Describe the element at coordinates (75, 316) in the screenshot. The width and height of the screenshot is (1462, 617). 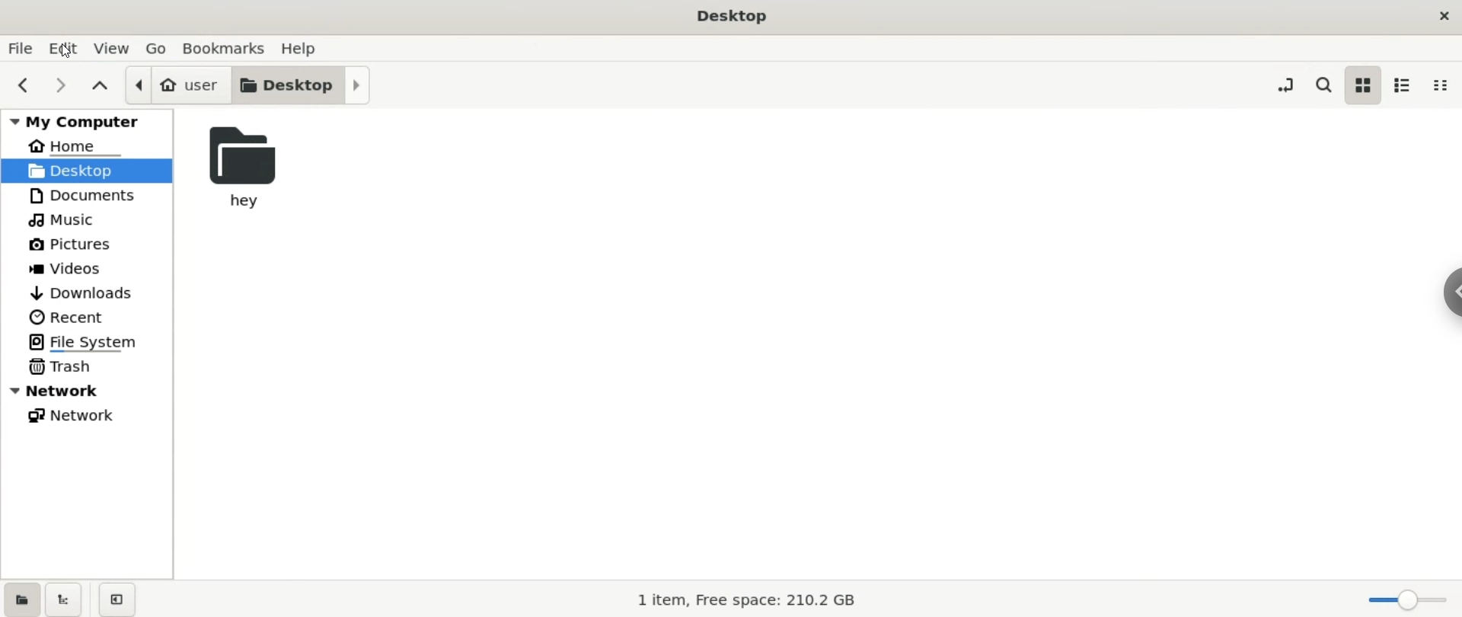
I see `recent` at that location.